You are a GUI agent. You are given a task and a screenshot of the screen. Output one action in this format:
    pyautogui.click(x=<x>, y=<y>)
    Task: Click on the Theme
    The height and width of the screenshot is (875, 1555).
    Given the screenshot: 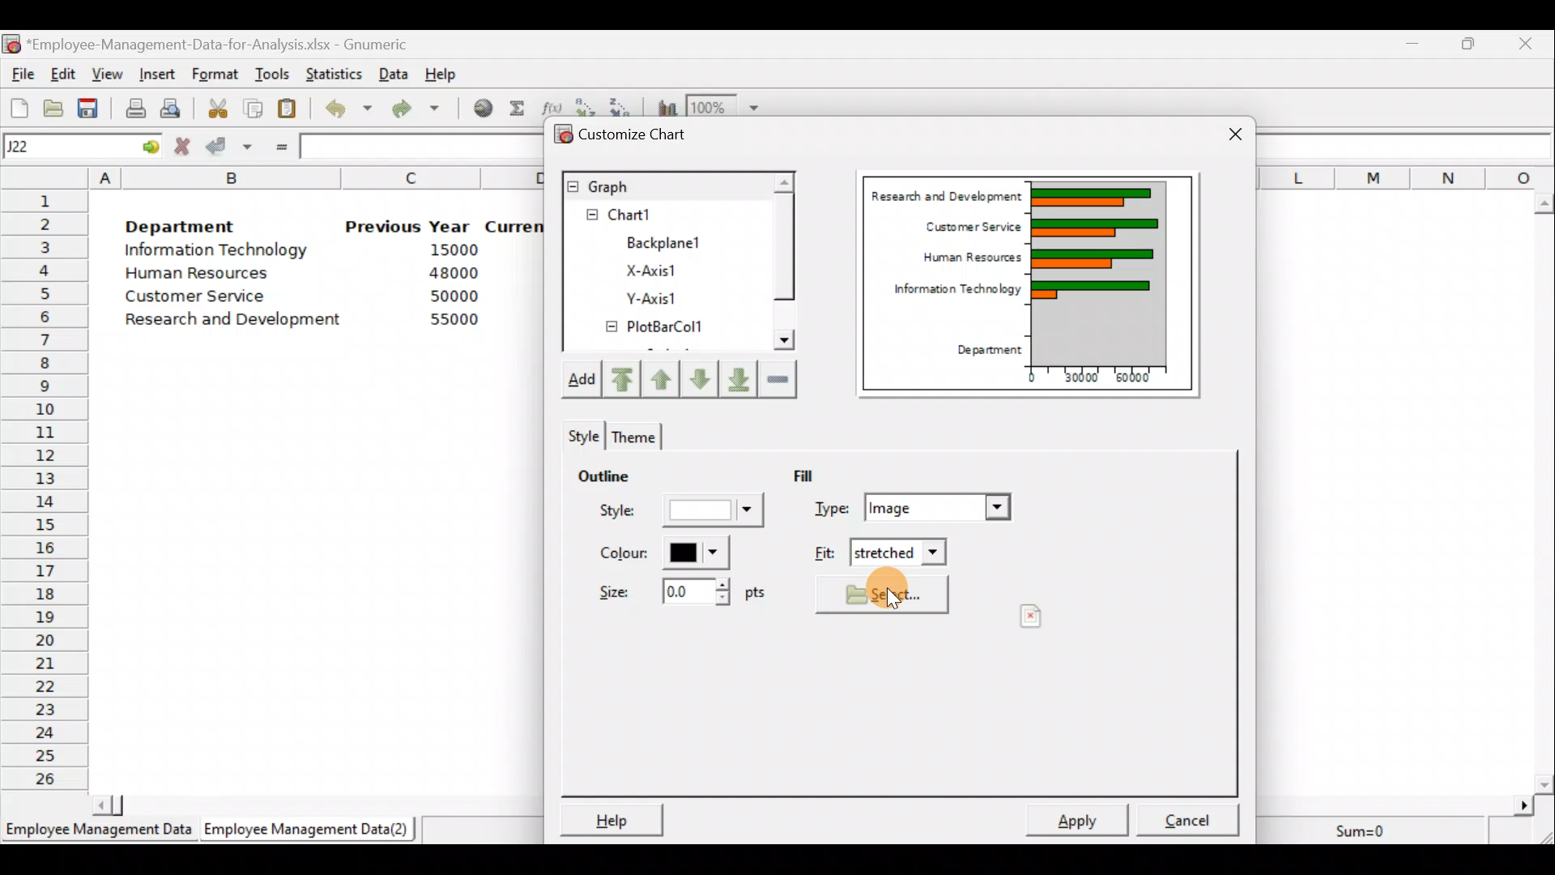 What is the action you would take?
    pyautogui.click(x=637, y=433)
    